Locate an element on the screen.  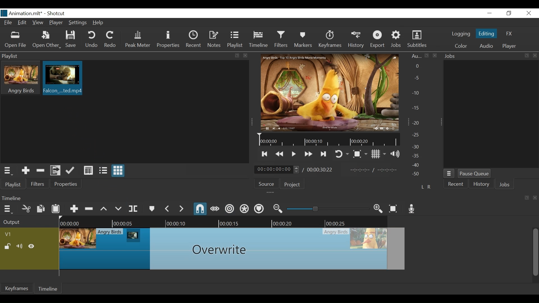
Play backward quickly is located at coordinates (279, 154).